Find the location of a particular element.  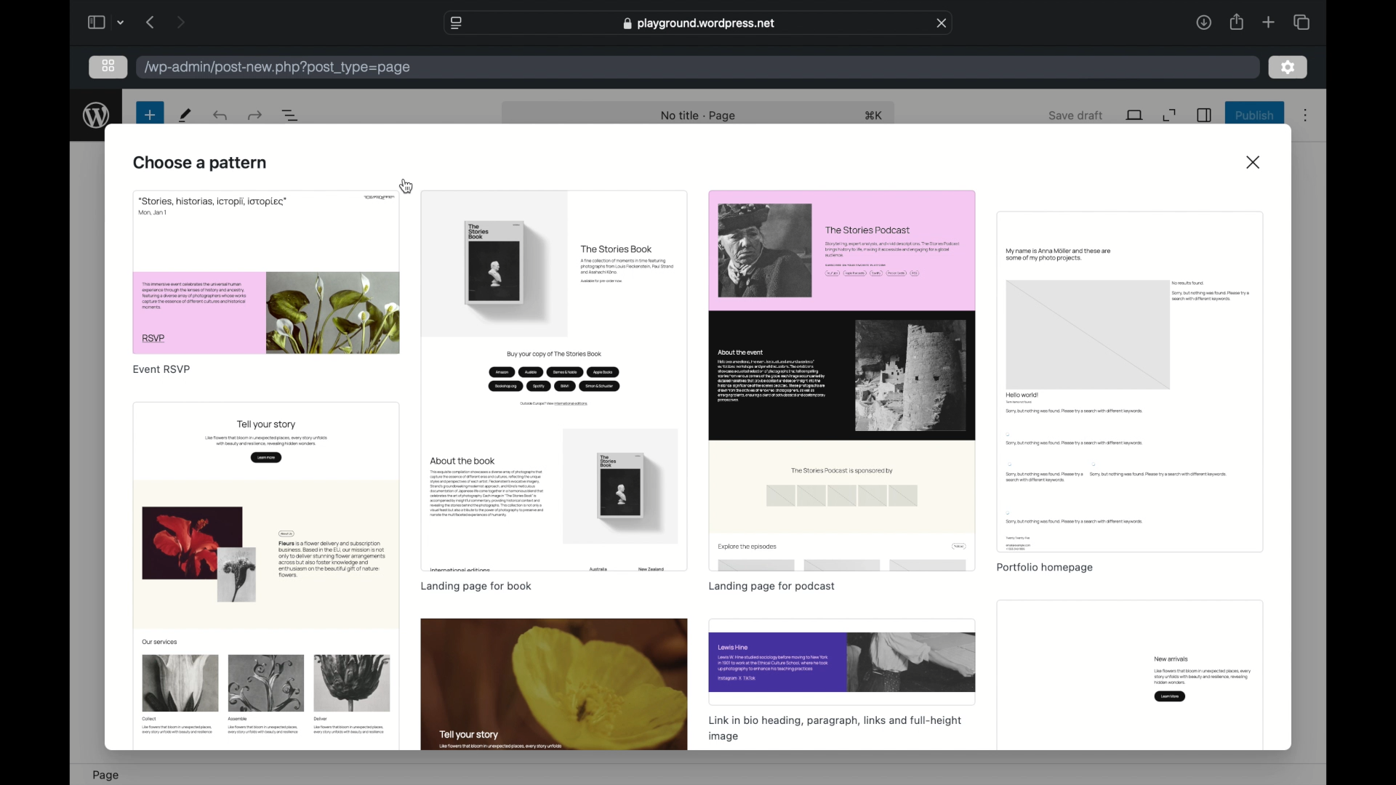

downloads is located at coordinates (1203, 22).